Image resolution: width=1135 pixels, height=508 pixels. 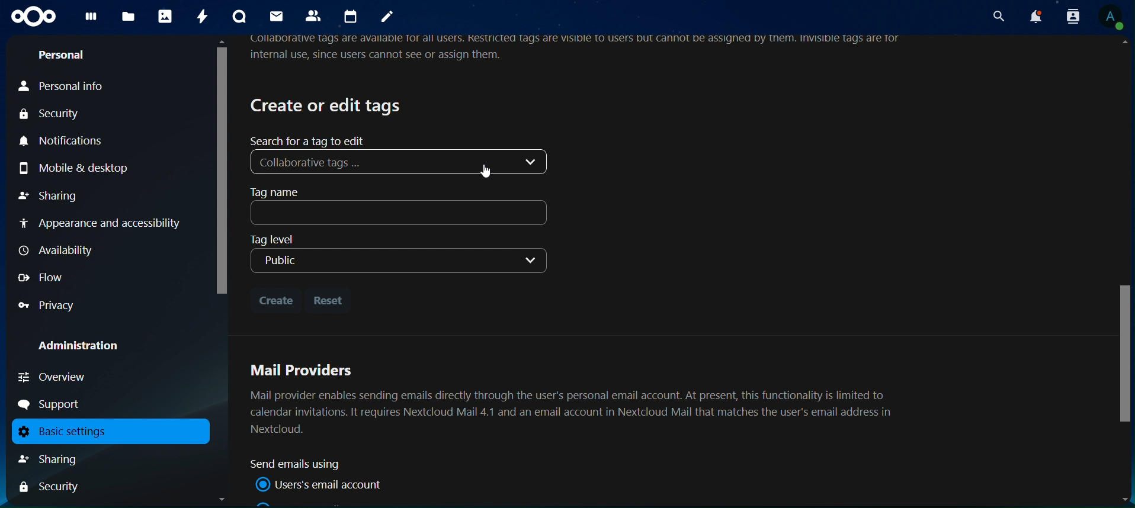 I want to click on sharing, so click(x=62, y=459).